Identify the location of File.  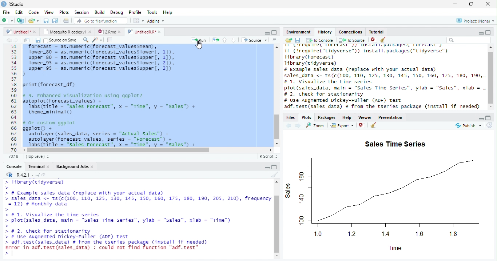
(6, 12).